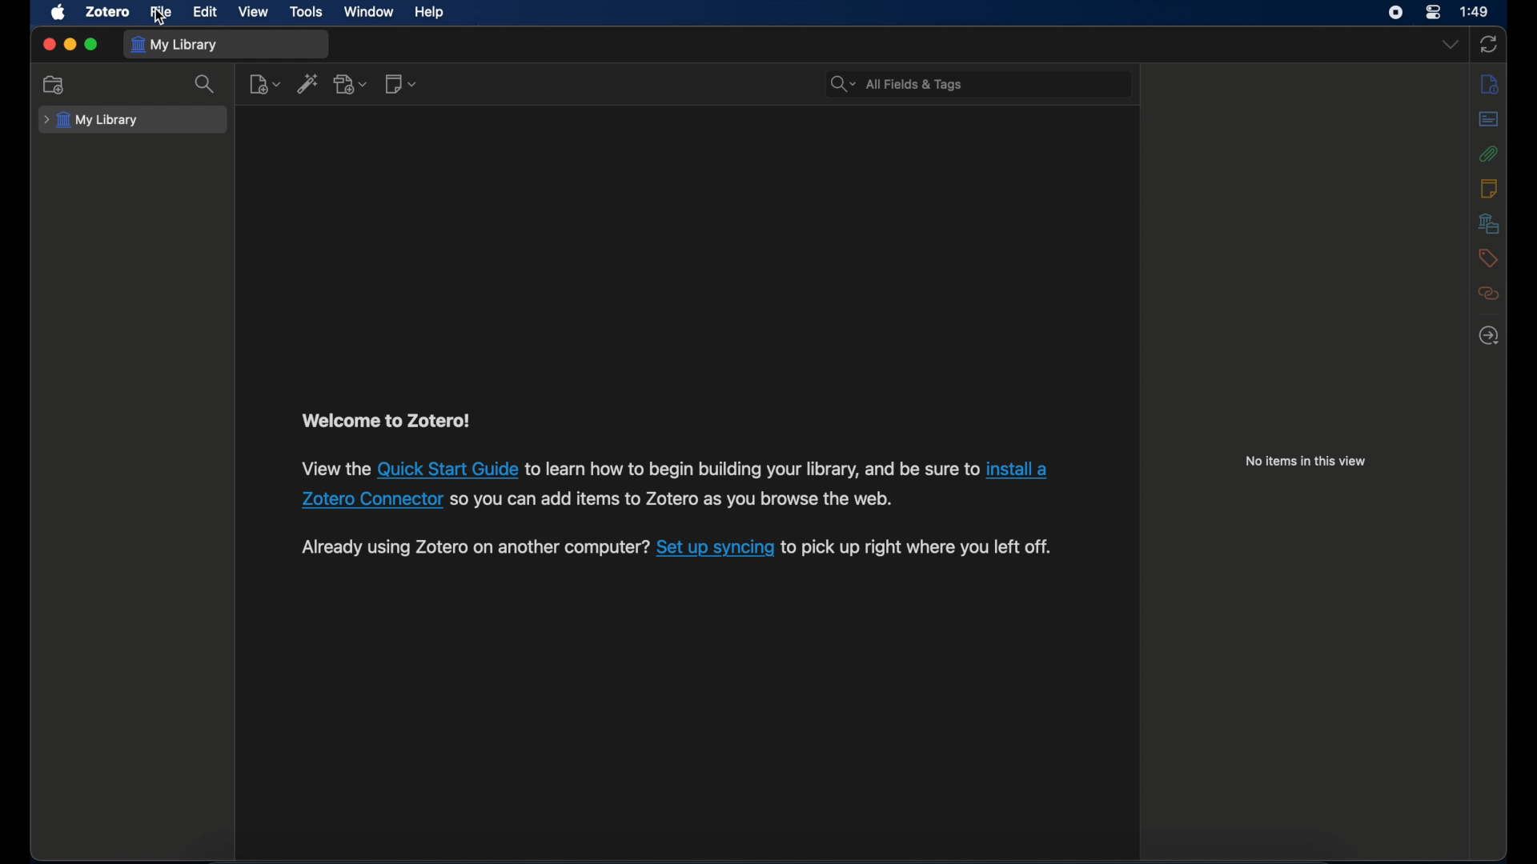 This screenshot has width=1537, height=864. I want to click on screen recorder, so click(1395, 13).